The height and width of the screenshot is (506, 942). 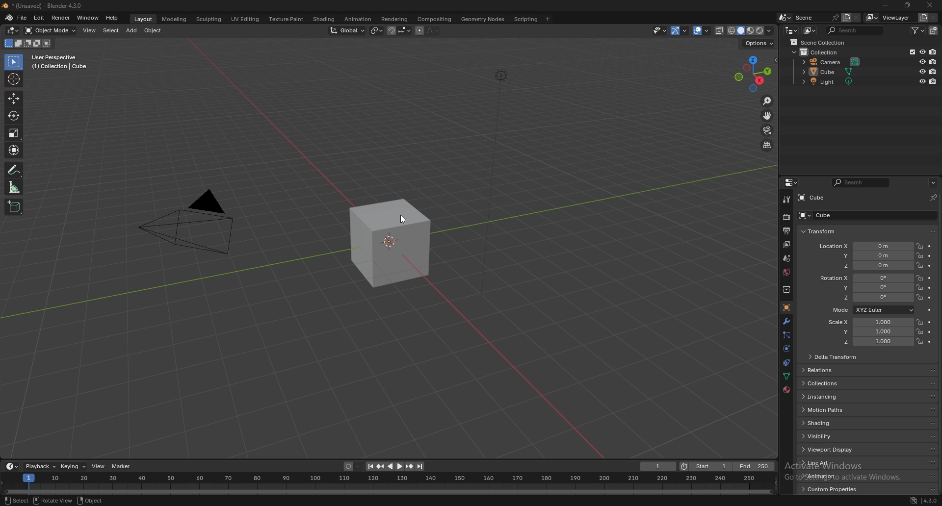 What do you see at coordinates (785, 377) in the screenshot?
I see `data` at bounding box center [785, 377].